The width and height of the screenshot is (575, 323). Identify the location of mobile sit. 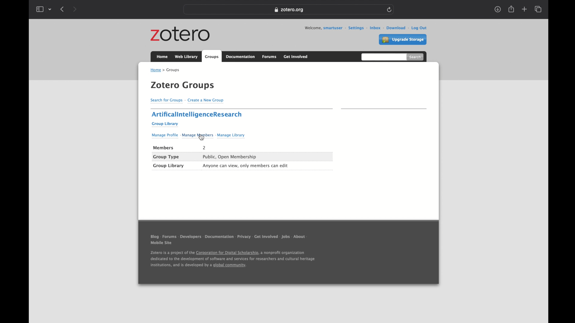
(161, 243).